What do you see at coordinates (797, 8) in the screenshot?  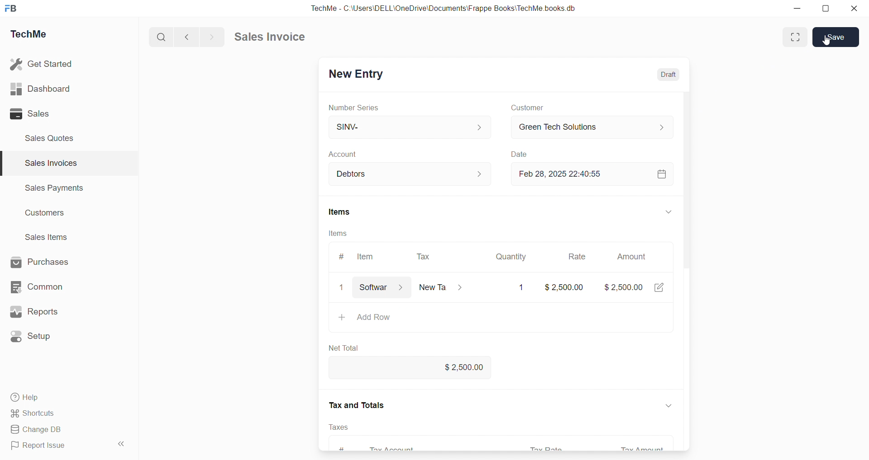 I see `minimize` at bounding box center [797, 8].